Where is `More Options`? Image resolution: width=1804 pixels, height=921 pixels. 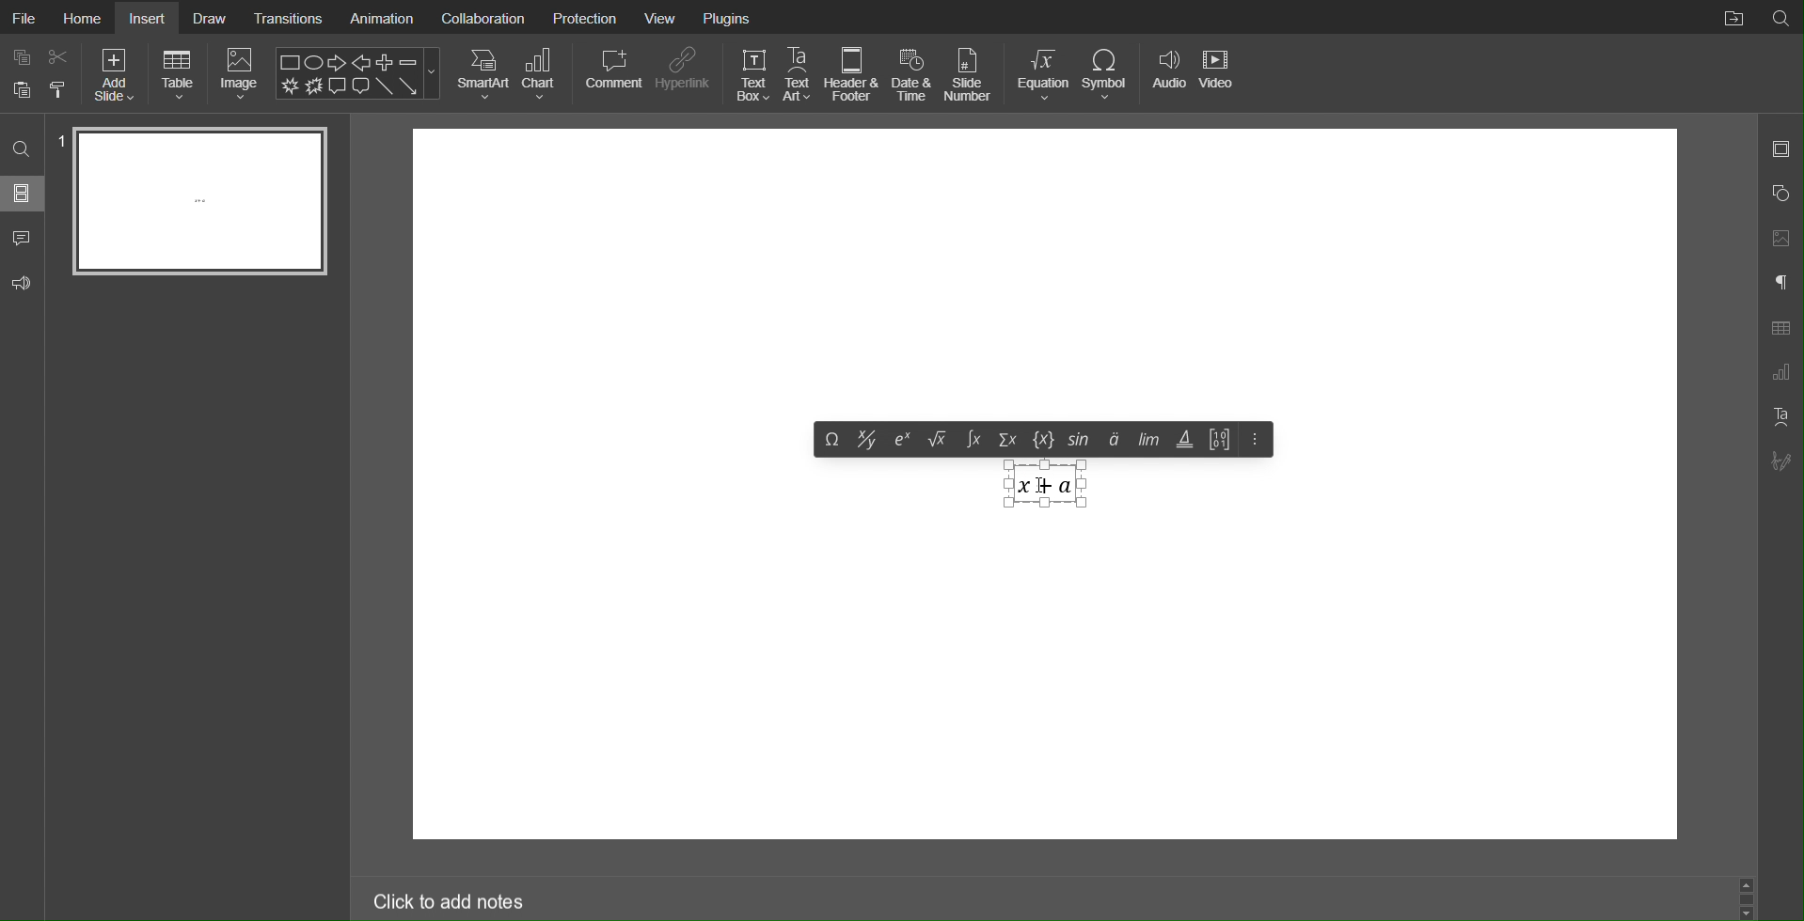
More Options is located at coordinates (1253, 441).